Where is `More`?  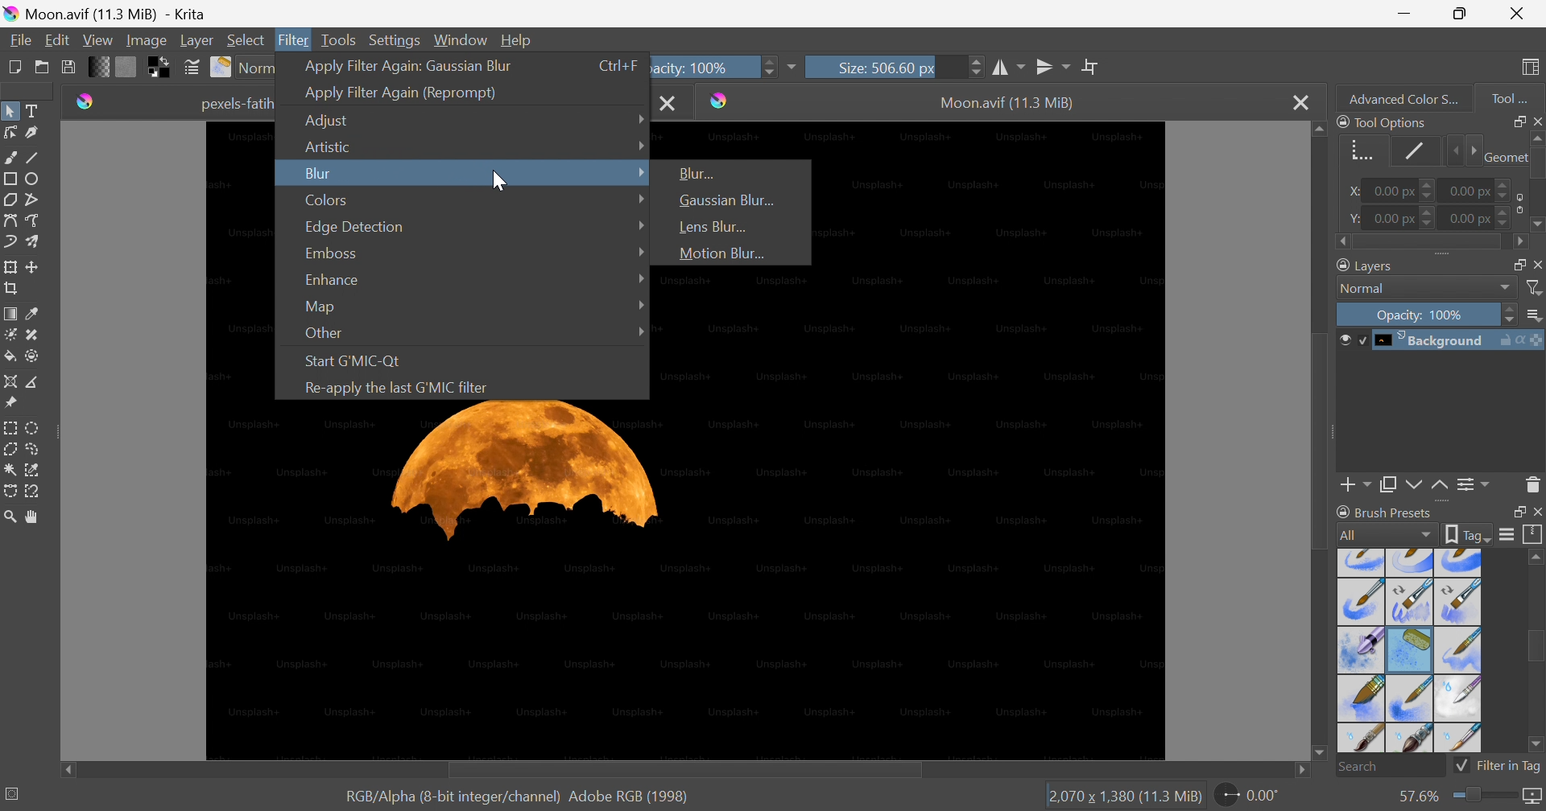
More is located at coordinates (791, 69).